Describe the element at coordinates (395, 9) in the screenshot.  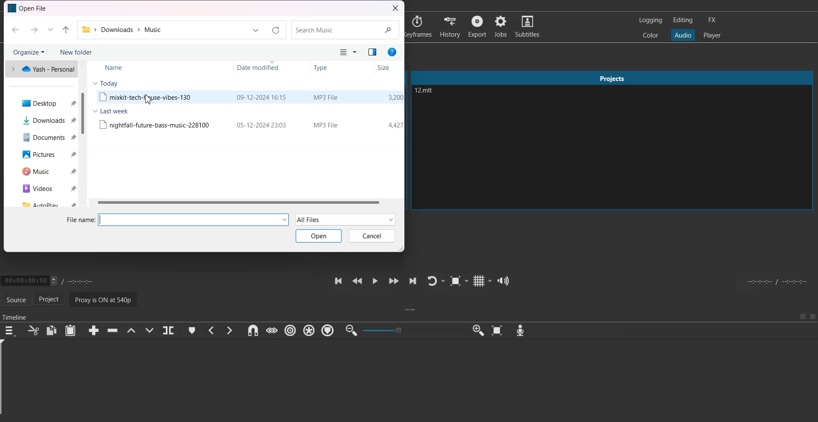
I see `Close` at that location.